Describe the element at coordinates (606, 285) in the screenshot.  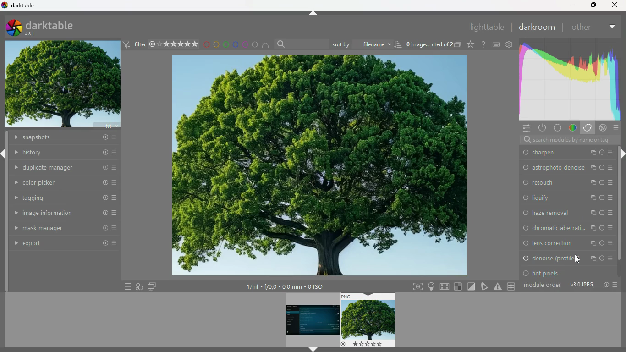
I see `info` at that location.